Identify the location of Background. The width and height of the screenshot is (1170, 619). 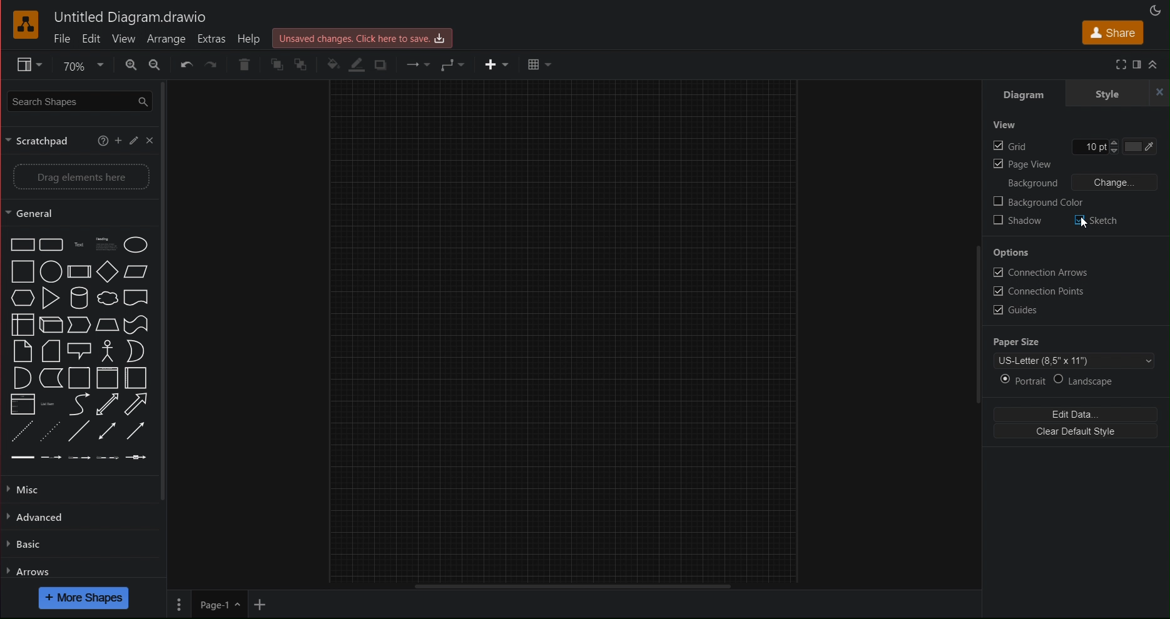
(1032, 183).